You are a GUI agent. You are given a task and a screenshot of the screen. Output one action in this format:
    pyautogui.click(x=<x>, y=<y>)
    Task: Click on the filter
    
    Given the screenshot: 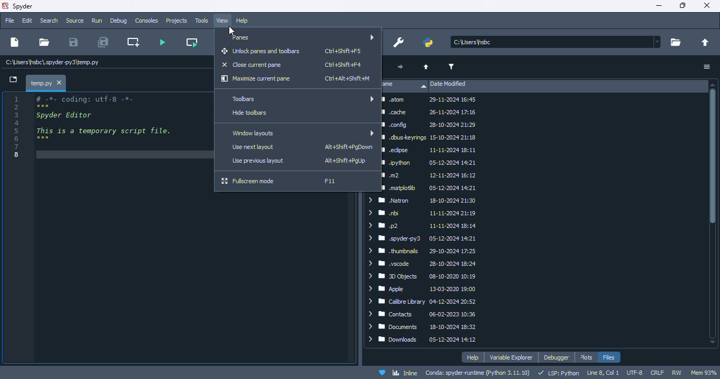 What is the action you would take?
    pyautogui.click(x=451, y=67)
    